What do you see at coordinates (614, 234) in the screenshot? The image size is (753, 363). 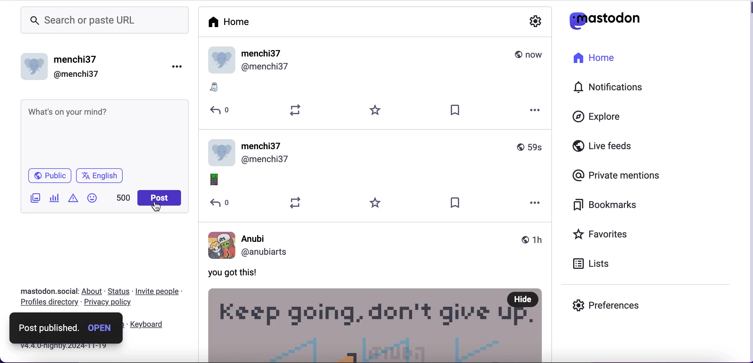 I see `favorites` at bounding box center [614, 234].